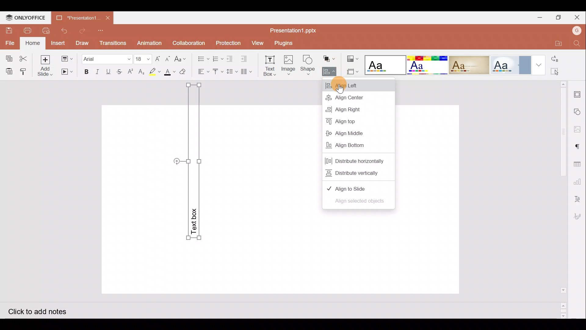 The width and height of the screenshot is (586, 330). I want to click on Select slide size, so click(353, 72).